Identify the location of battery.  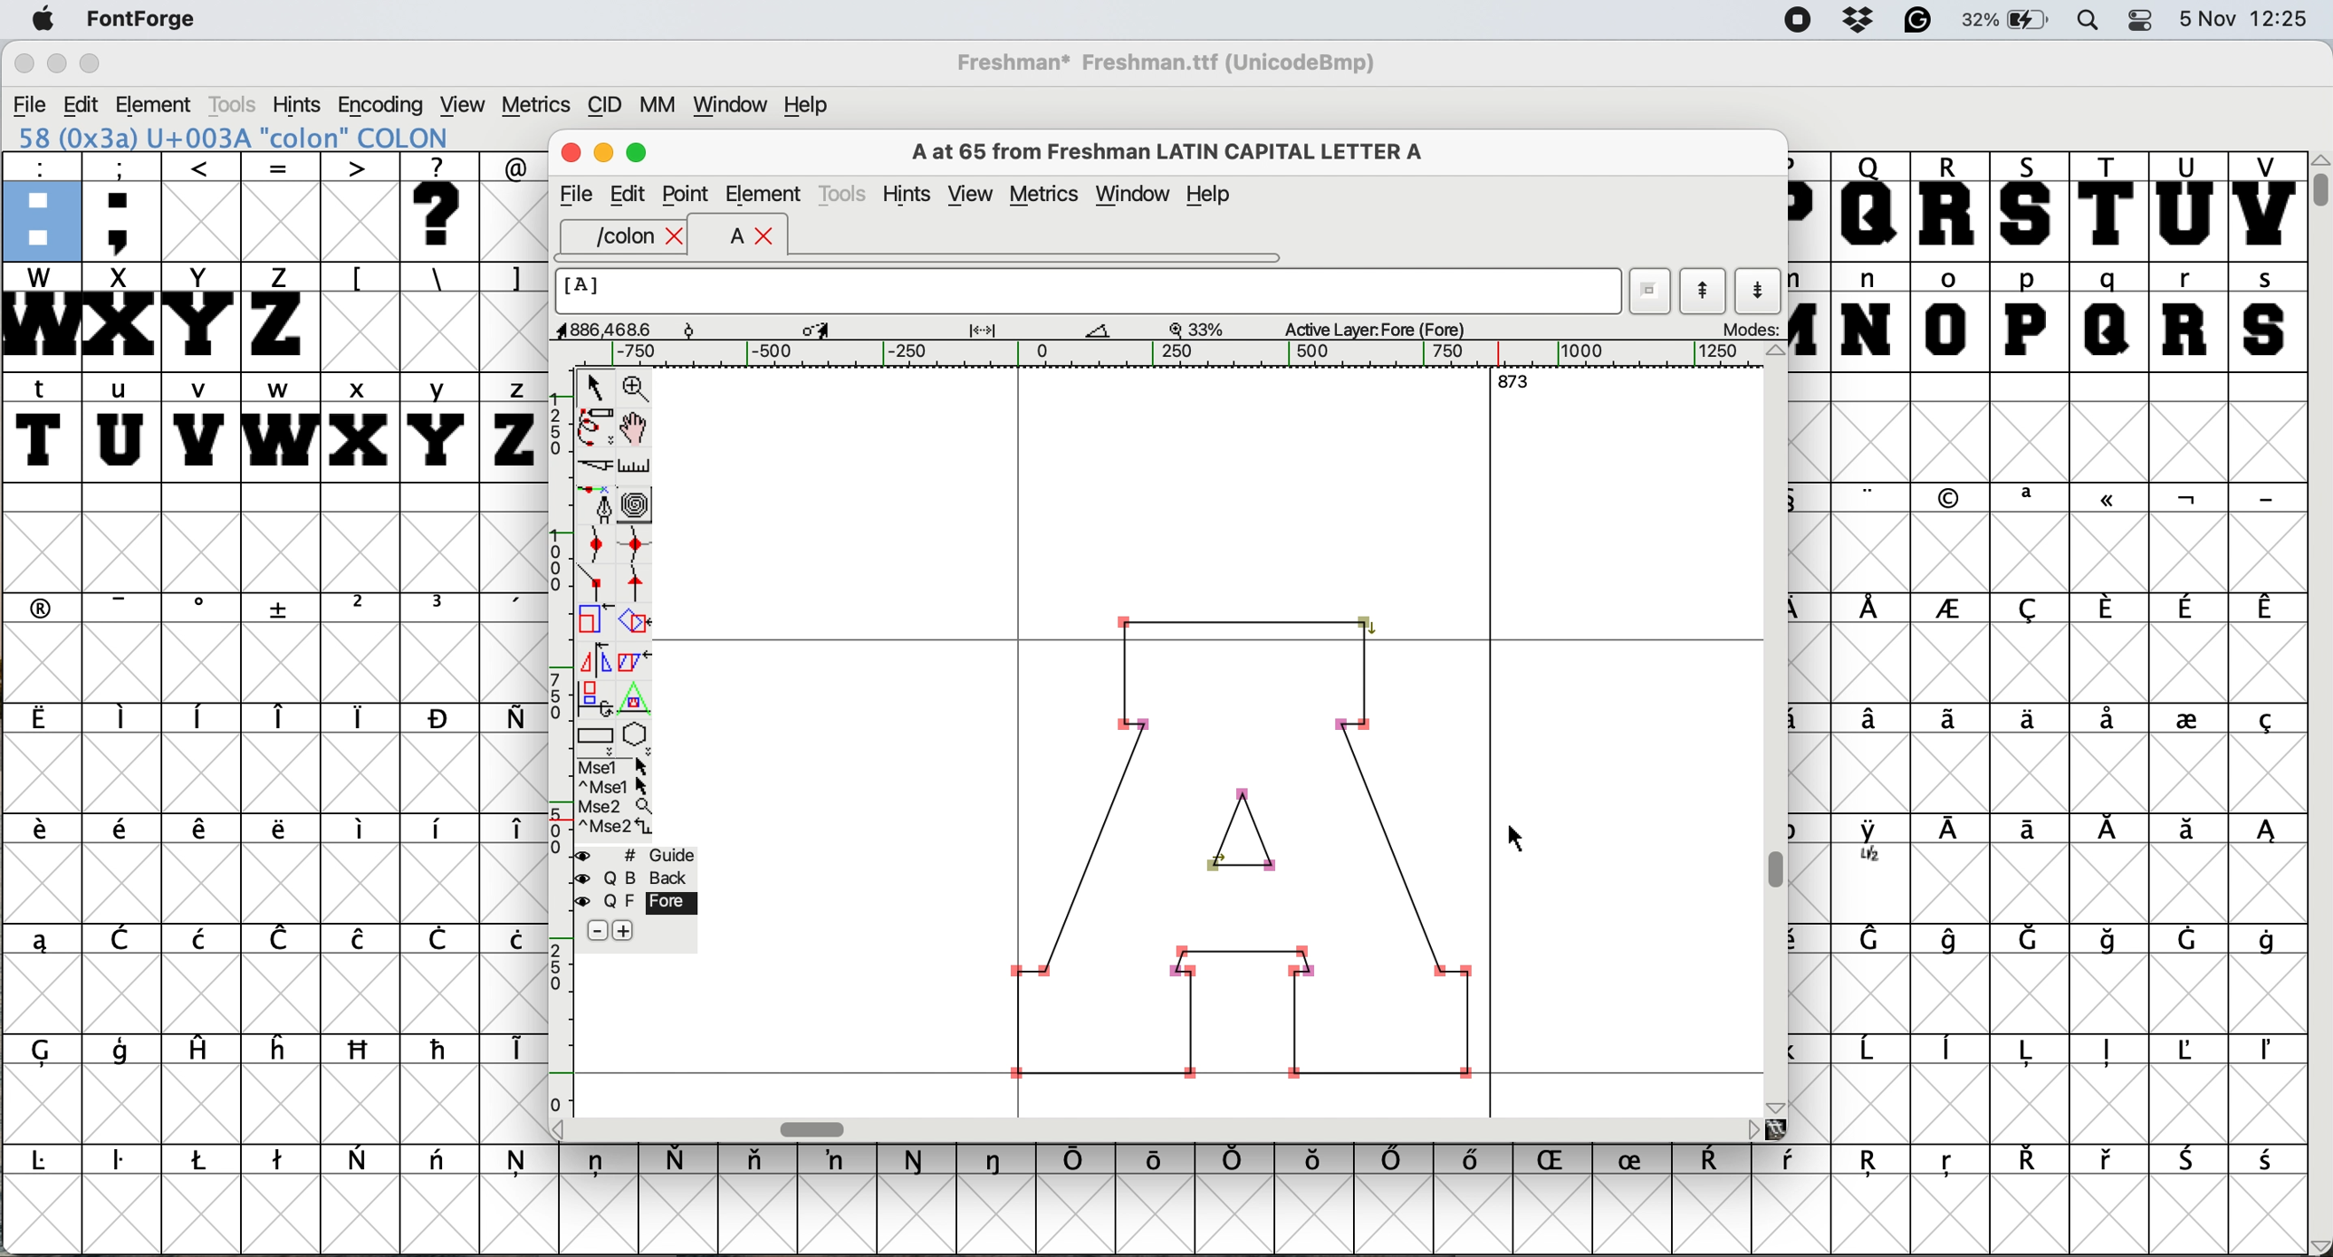
(2010, 21).